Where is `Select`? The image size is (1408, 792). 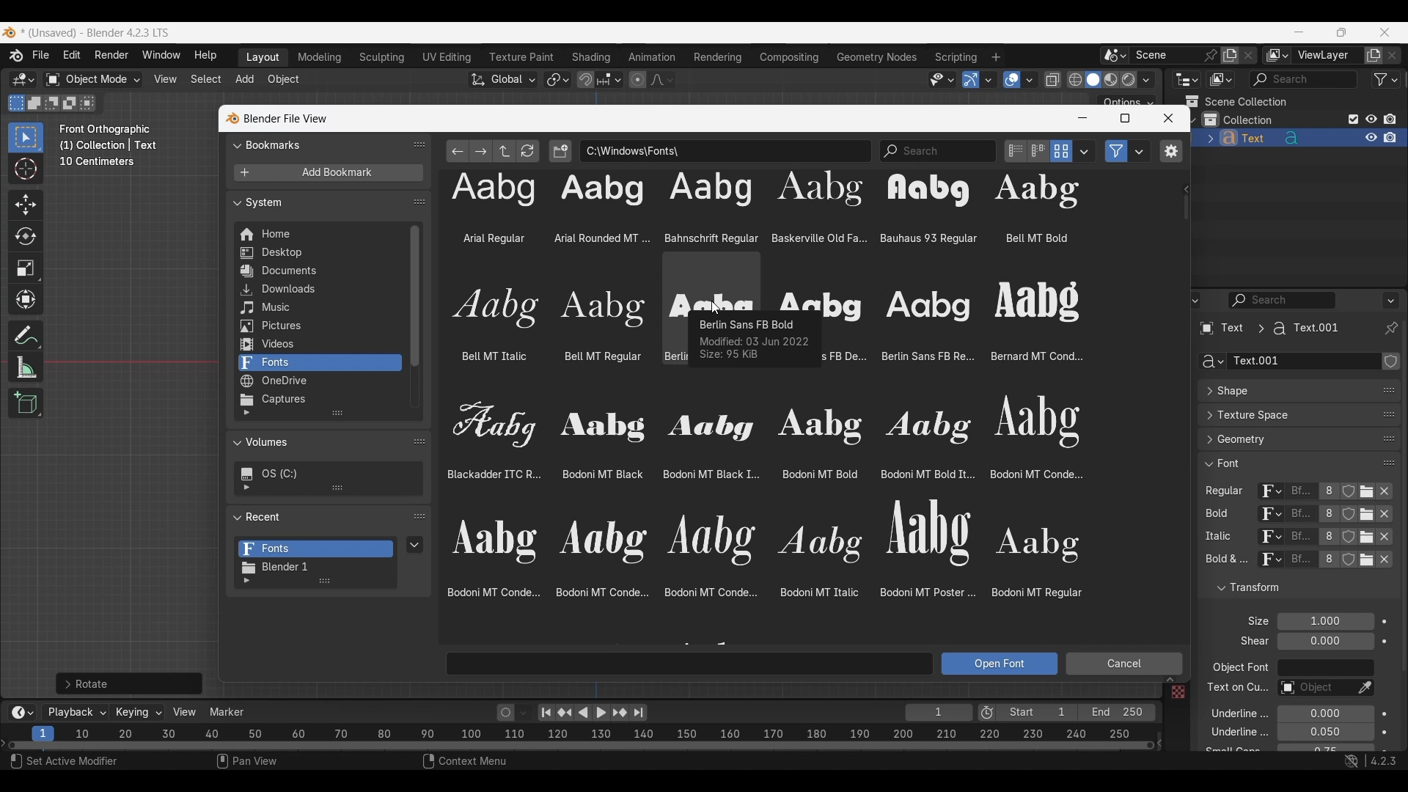 Select is located at coordinates (73, 763).